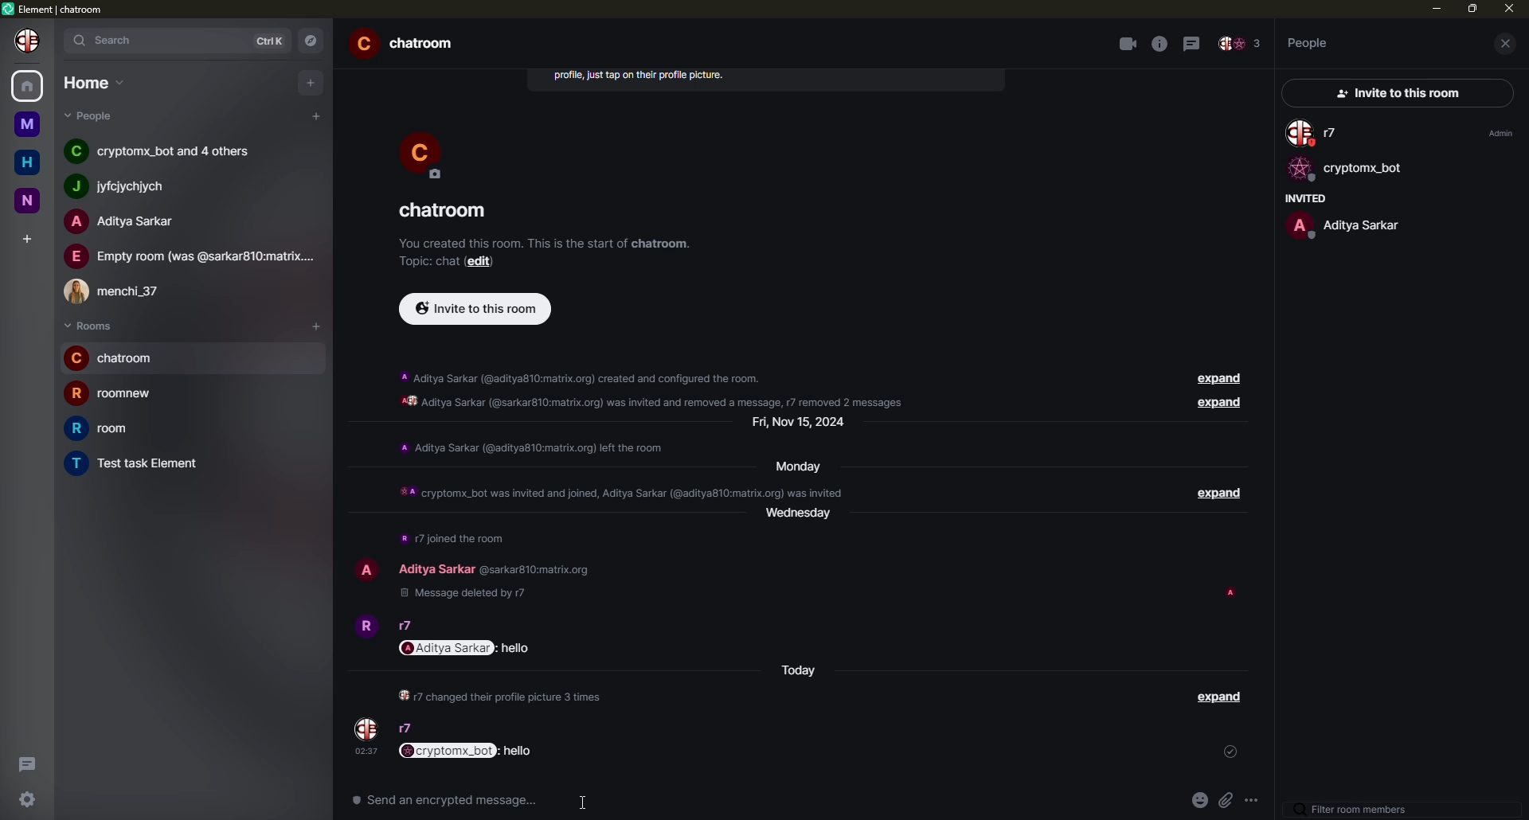  Describe the element at coordinates (533, 572) in the screenshot. I see `id` at that location.